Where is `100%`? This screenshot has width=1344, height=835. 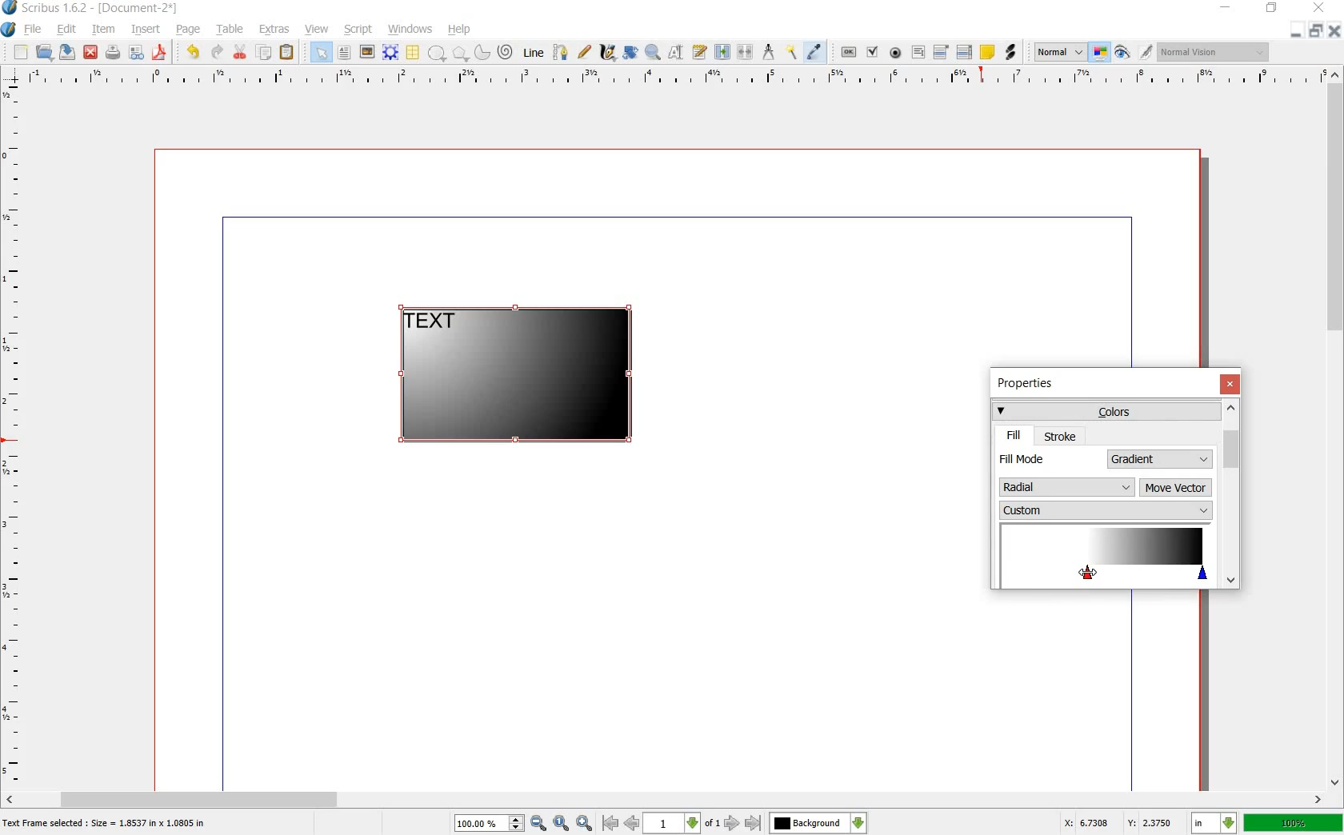
100% is located at coordinates (1294, 822).